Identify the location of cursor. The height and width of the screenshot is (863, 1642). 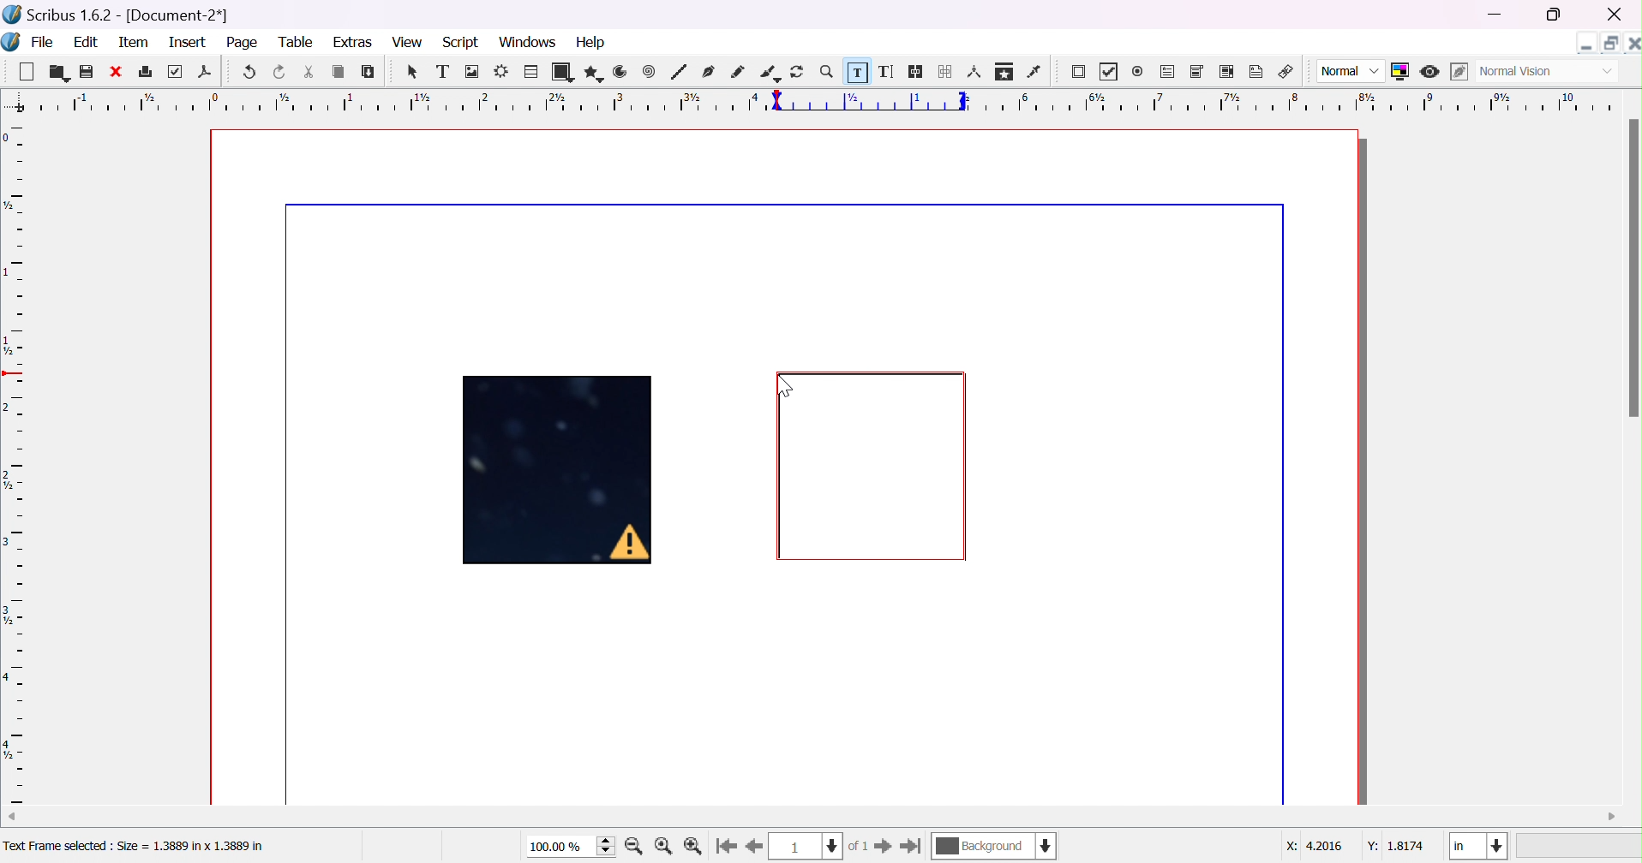
(786, 382).